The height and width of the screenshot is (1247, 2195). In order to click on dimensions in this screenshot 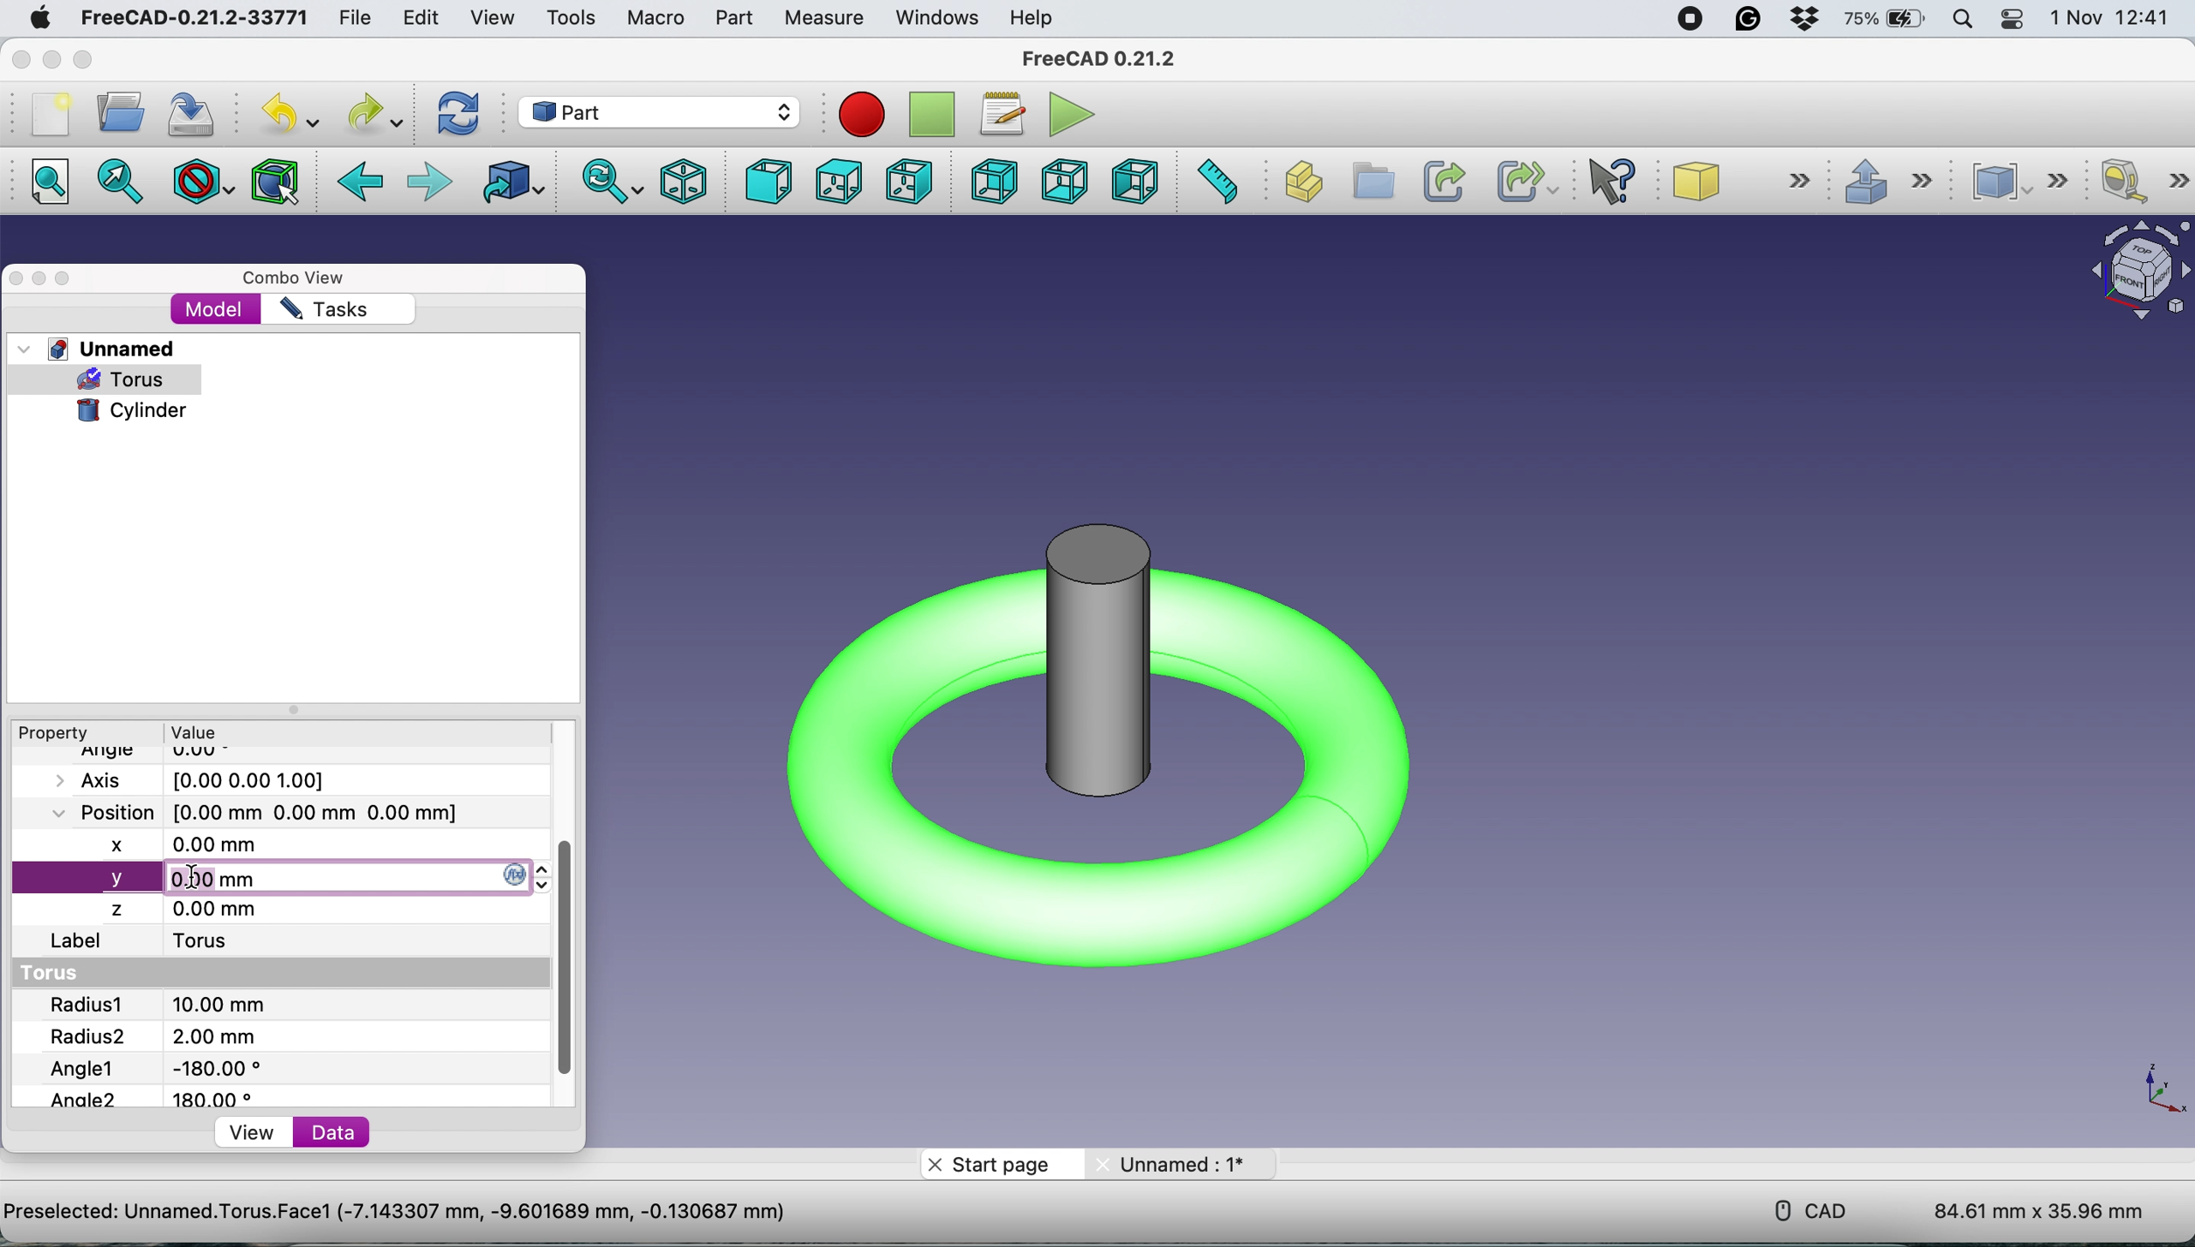, I will do `click(2039, 1204)`.